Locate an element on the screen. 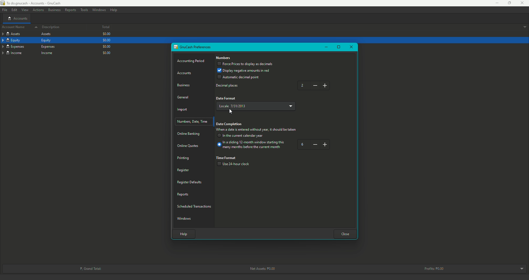 Image resolution: width=529 pixels, height=280 pixels. Register is located at coordinates (183, 170).